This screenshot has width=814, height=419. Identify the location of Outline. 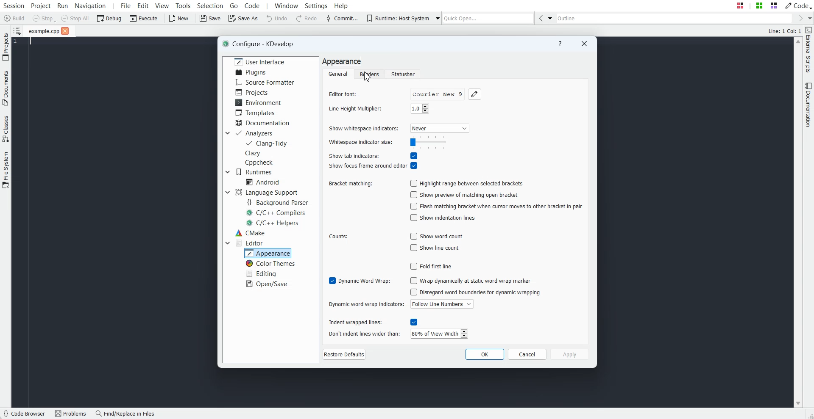
(674, 18).